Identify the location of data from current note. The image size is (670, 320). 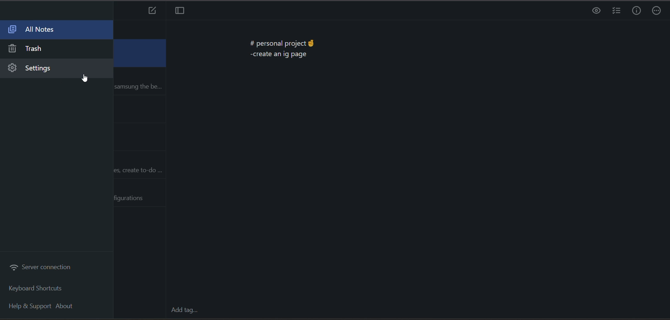
(282, 47).